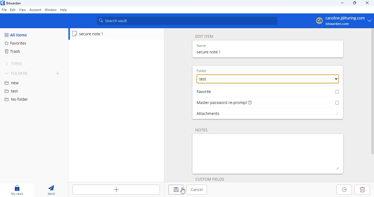 This screenshot has height=197, width=374. Describe the element at coordinates (372, 92) in the screenshot. I see `vertical scroll bar` at that location.